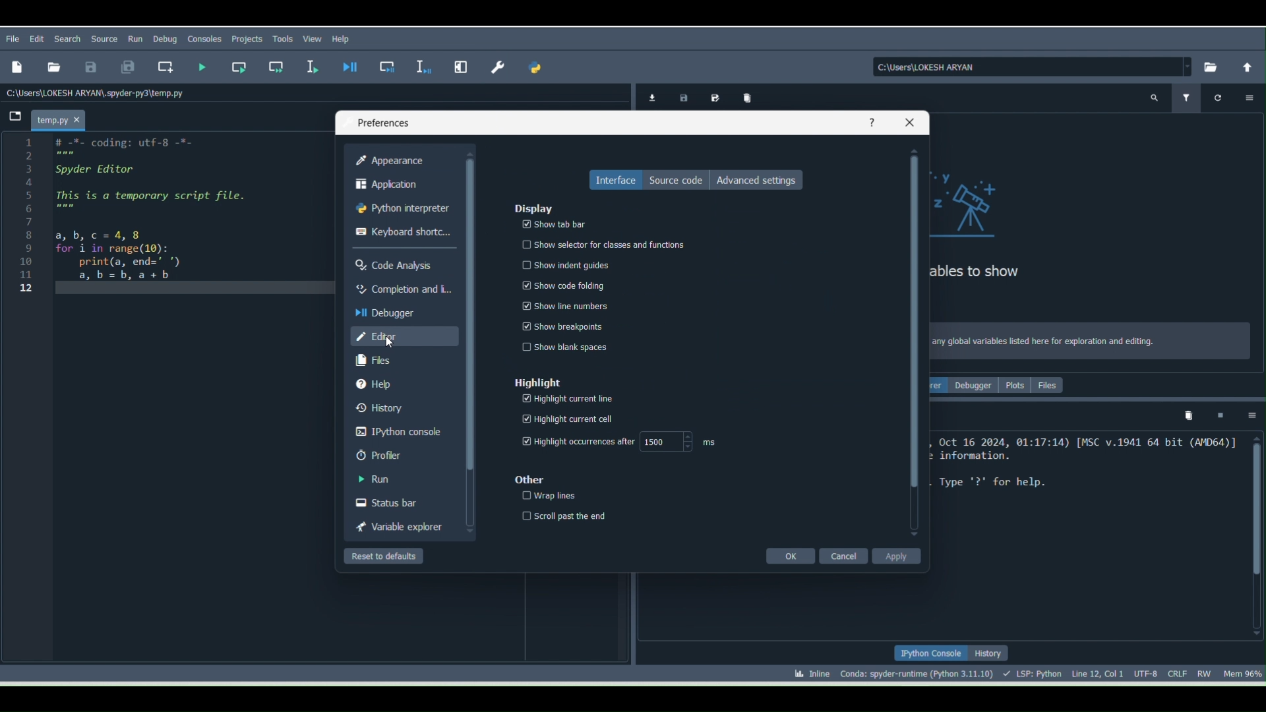  What do you see at coordinates (1208, 66) in the screenshot?
I see `Browse a working directory` at bounding box center [1208, 66].